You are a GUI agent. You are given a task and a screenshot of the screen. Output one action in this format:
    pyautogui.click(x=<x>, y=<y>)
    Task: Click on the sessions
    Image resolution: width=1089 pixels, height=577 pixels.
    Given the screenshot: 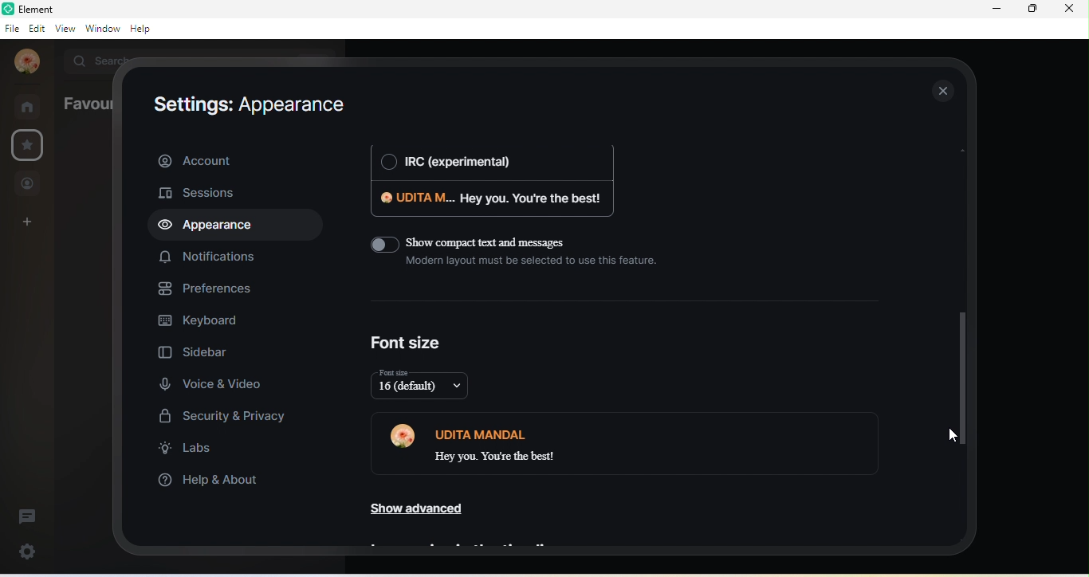 What is the action you would take?
    pyautogui.click(x=199, y=194)
    